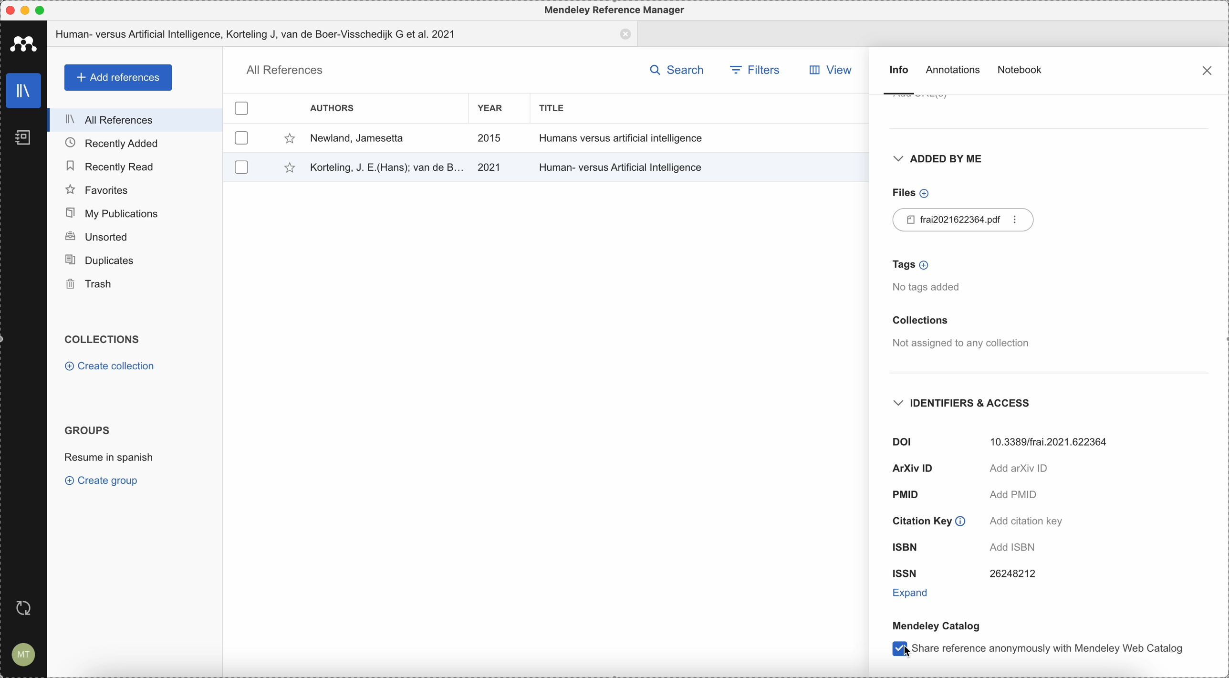  What do you see at coordinates (677, 69) in the screenshot?
I see `search` at bounding box center [677, 69].